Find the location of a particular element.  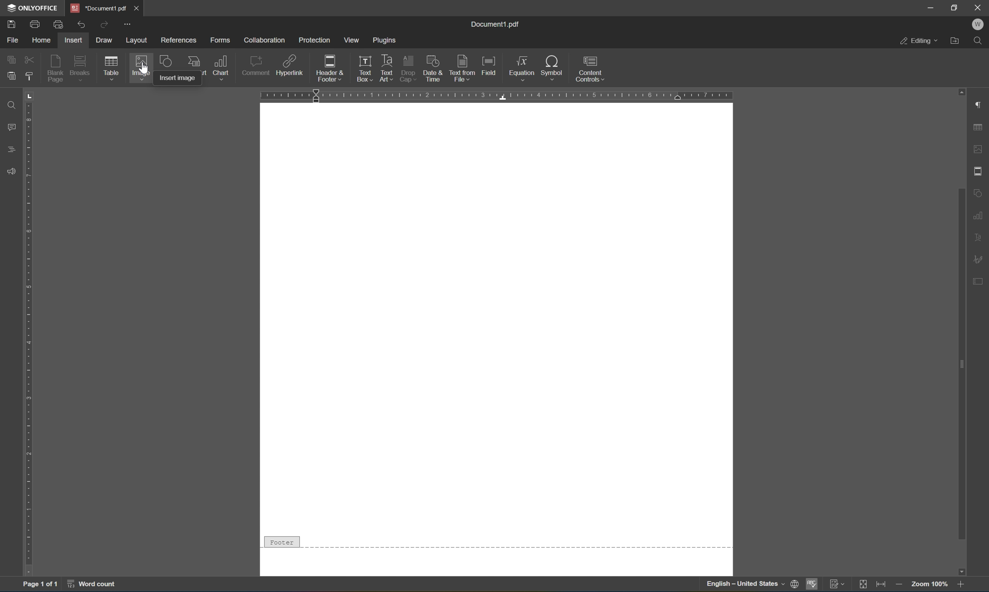

undo is located at coordinates (79, 24).